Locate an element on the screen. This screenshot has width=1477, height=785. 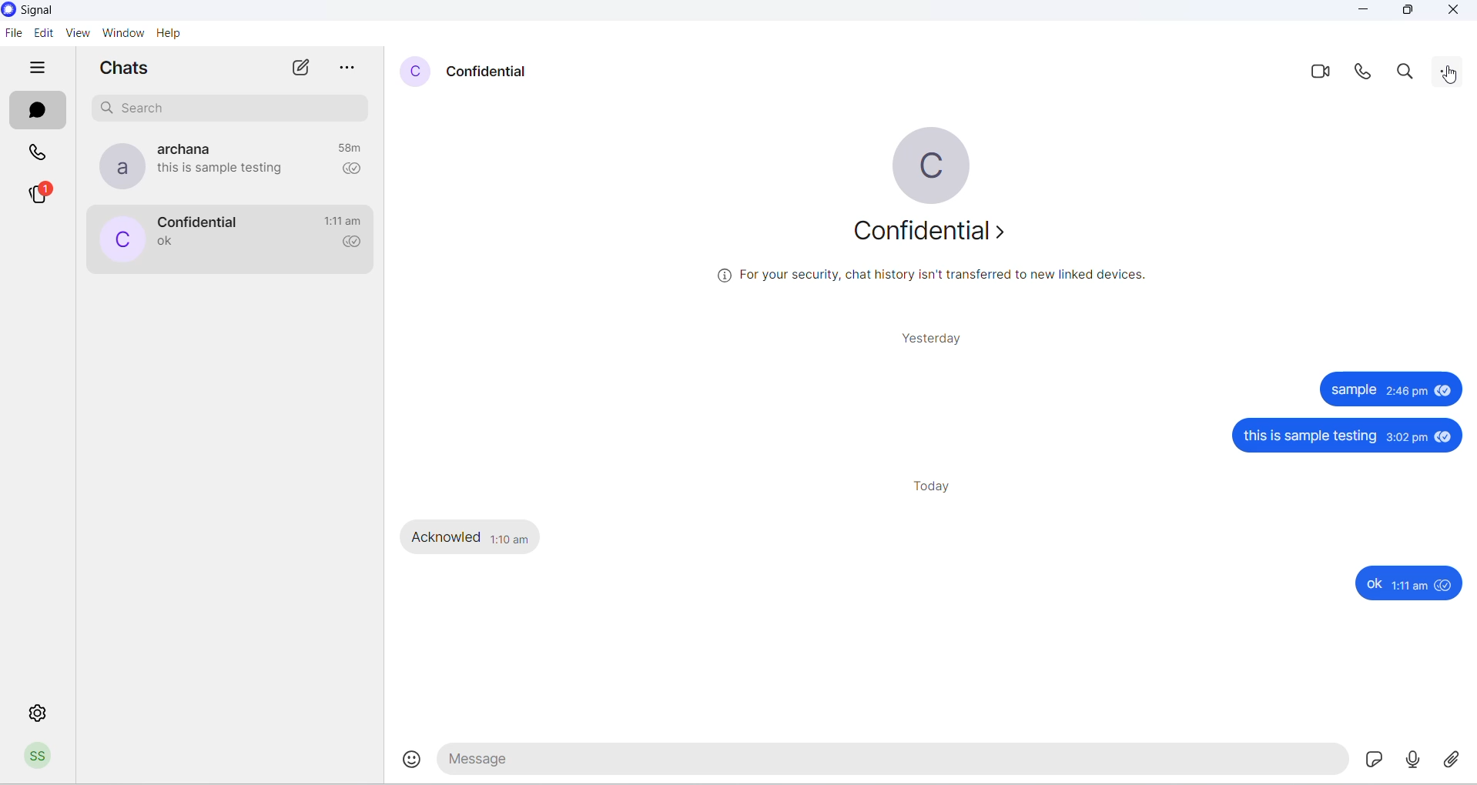
help is located at coordinates (169, 32).